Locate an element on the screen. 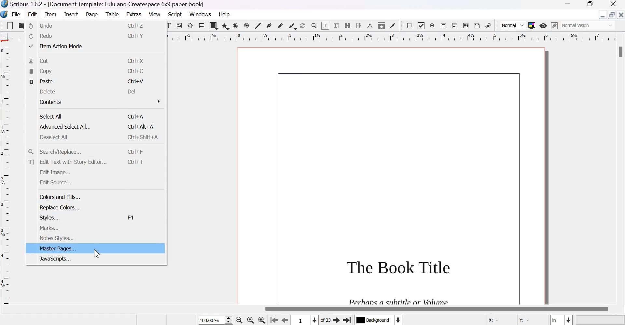 Image resolution: width=625 pixels, height=325 pixels. zoom in to 100% is located at coordinates (251, 320).